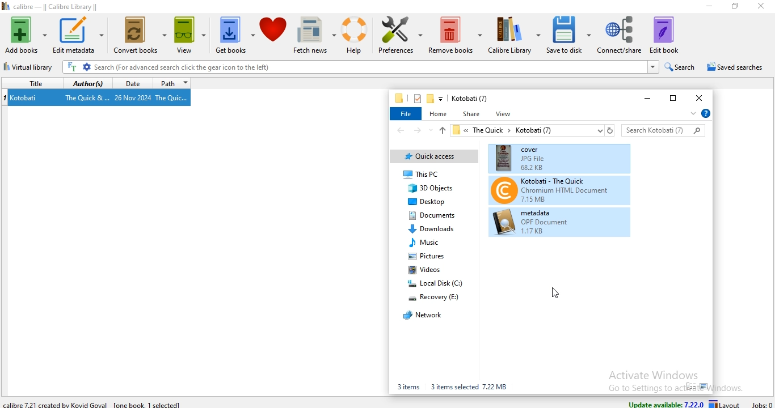 This screenshot has height=408, width=775. What do you see at coordinates (663, 129) in the screenshot?
I see `search bar` at bounding box center [663, 129].